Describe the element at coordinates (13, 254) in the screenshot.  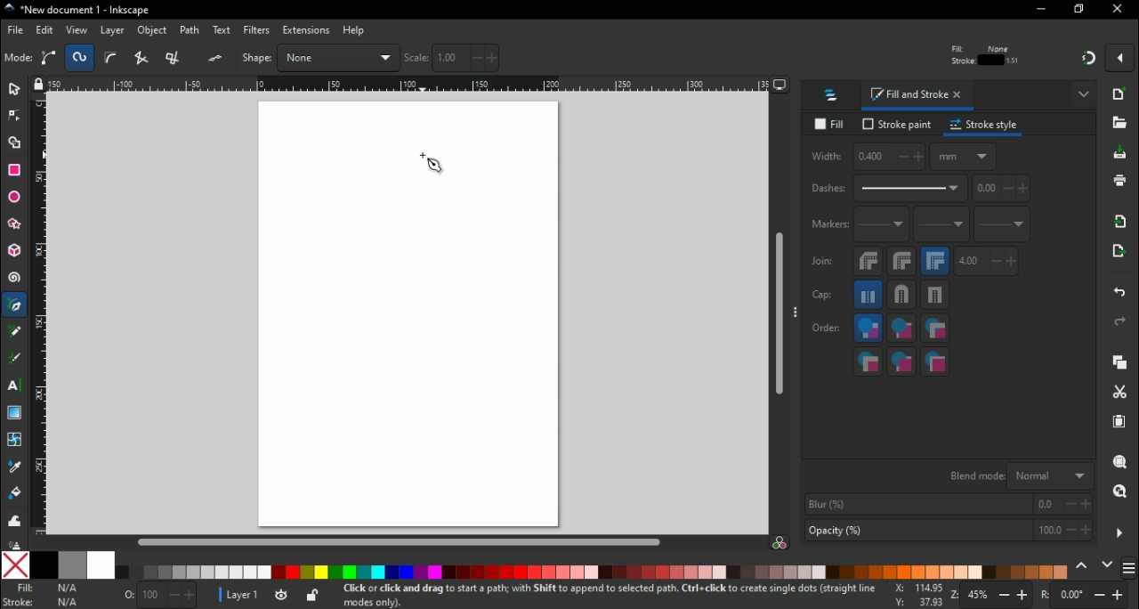
I see `3D box tool` at that location.